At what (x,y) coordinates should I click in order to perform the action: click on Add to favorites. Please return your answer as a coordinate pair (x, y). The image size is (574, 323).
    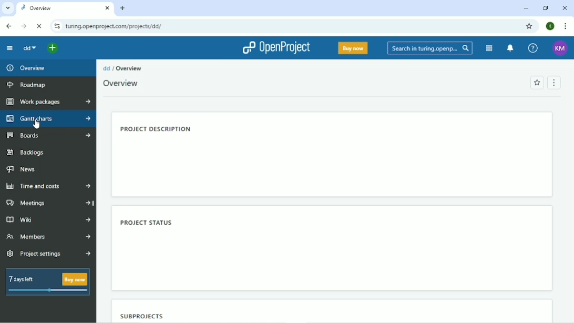
    Looking at the image, I should click on (536, 83).